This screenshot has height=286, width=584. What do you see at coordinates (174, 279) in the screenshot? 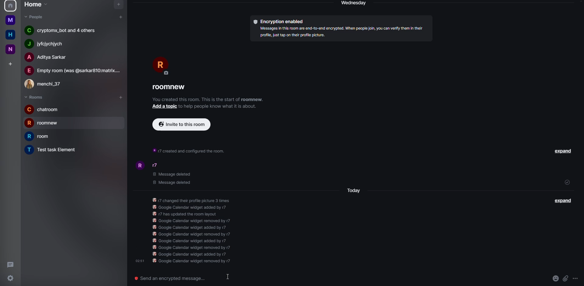
I see `send an encrypted message` at bounding box center [174, 279].